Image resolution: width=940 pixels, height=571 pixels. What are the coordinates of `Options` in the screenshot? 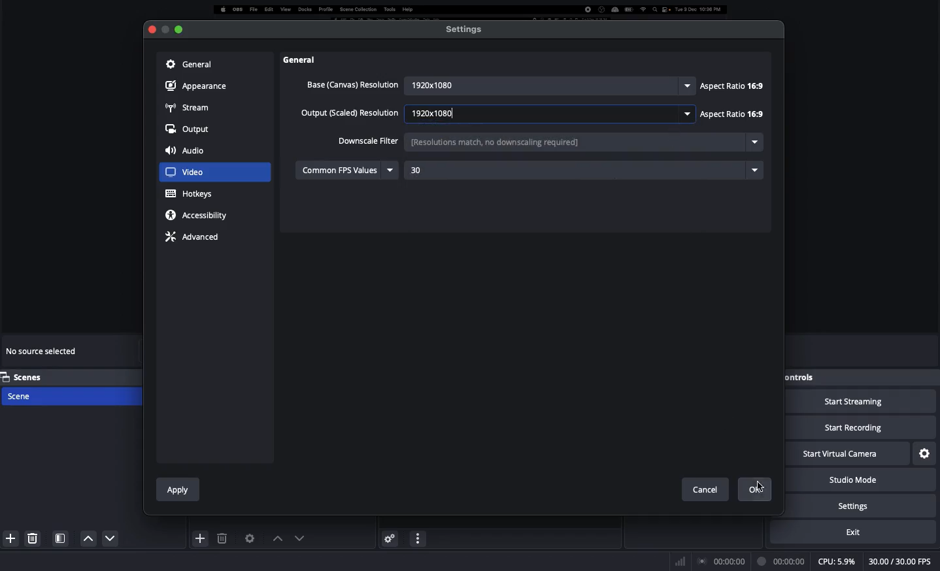 It's located at (418, 537).